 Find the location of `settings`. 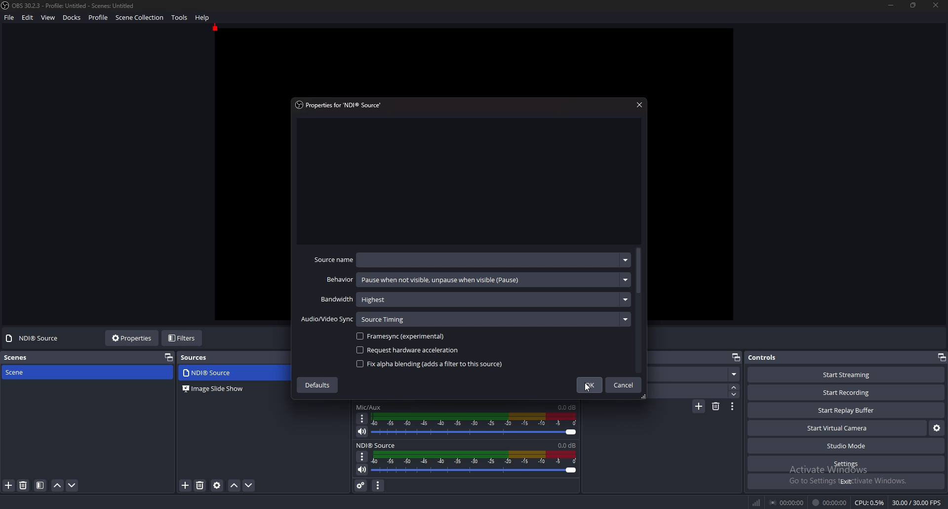

settings is located at coordinates (845, 464).